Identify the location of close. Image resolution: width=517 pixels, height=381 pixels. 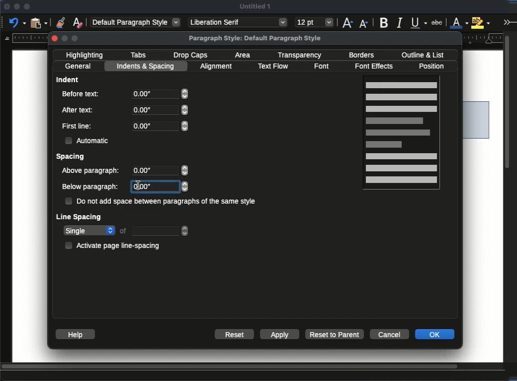
(55, 38).